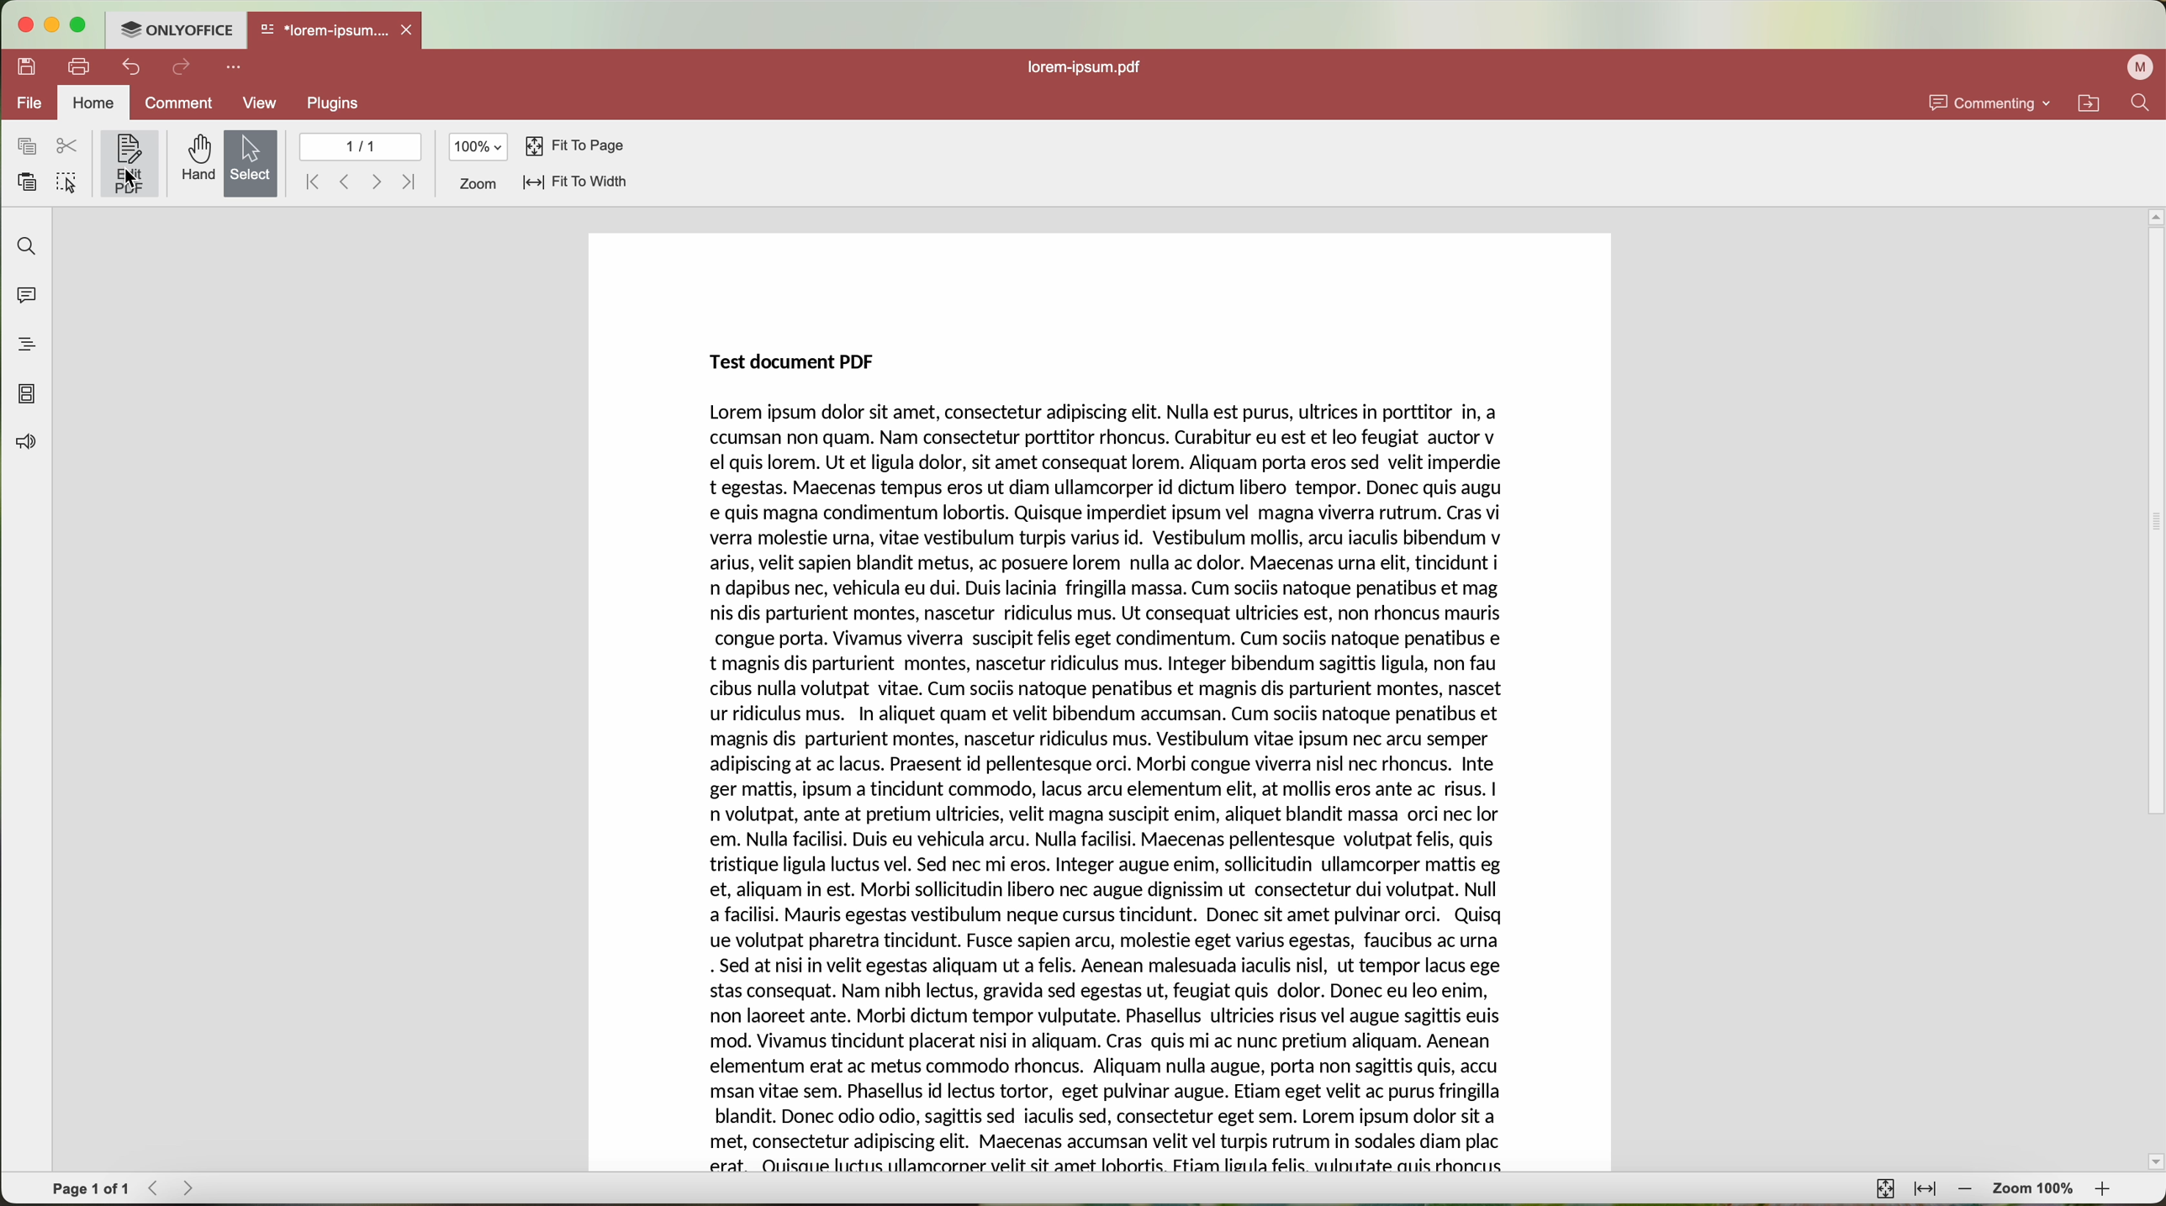 This screenshot has width=2166, height=1206. Describe the element at coordinates (374, 183) in the screenshot. I see `forward` at that location.